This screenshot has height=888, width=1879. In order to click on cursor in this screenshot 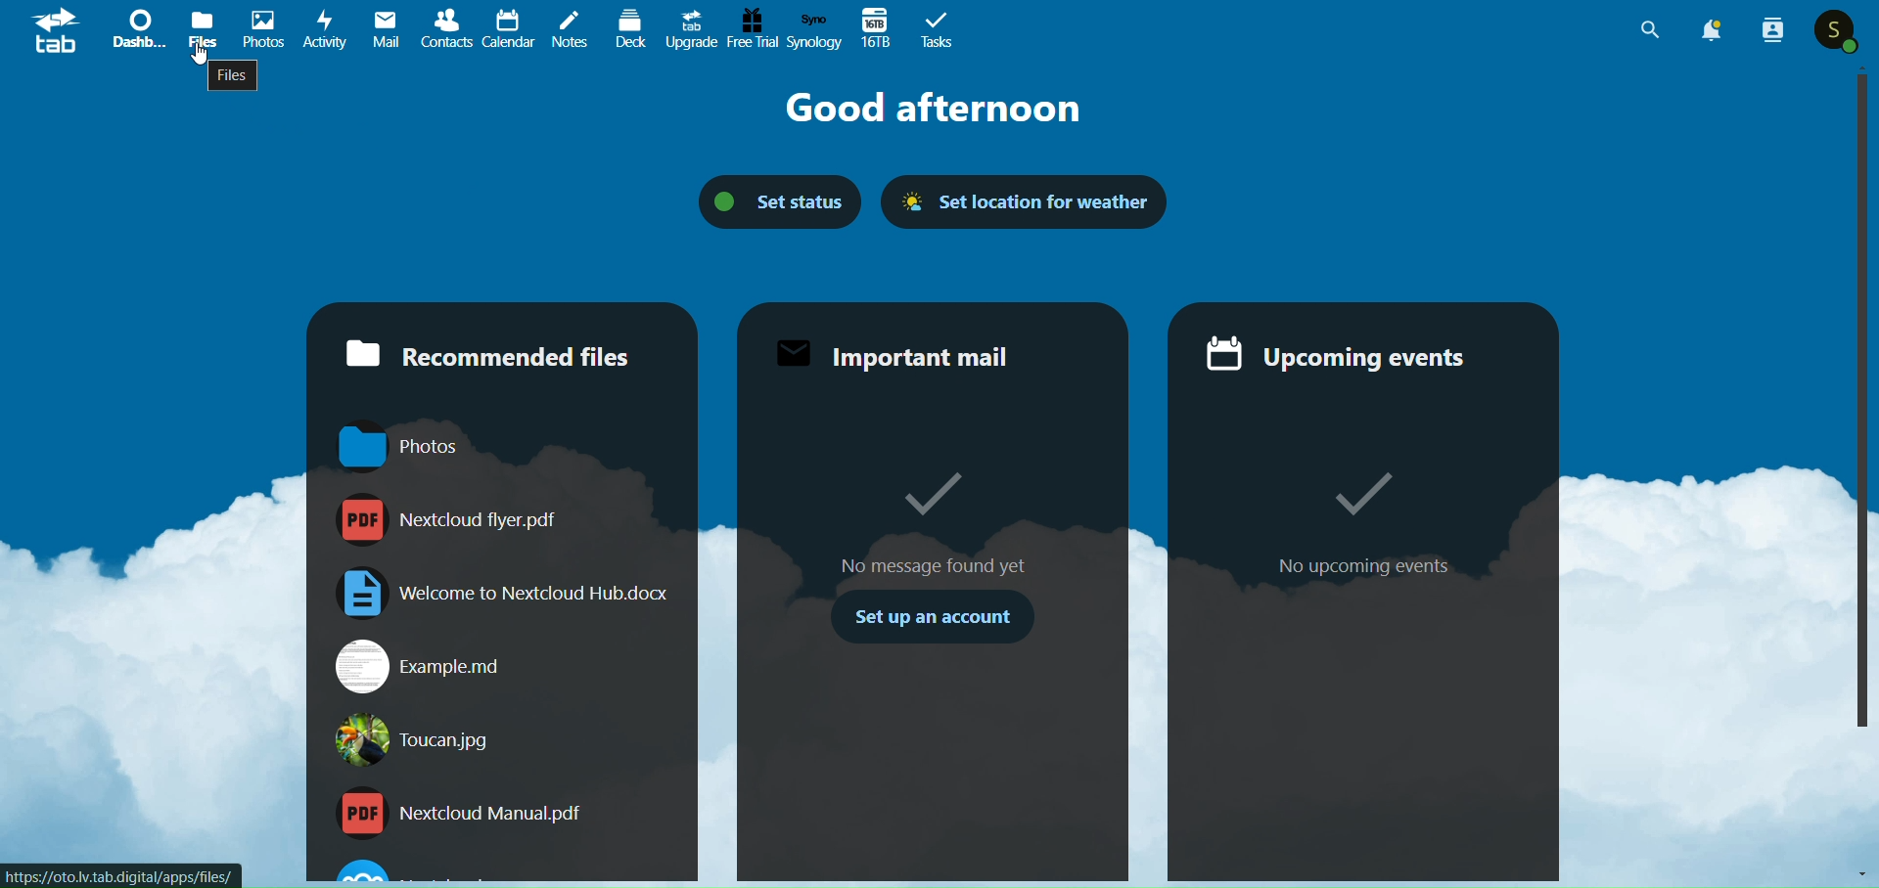, I will do `click(201, 55)`.